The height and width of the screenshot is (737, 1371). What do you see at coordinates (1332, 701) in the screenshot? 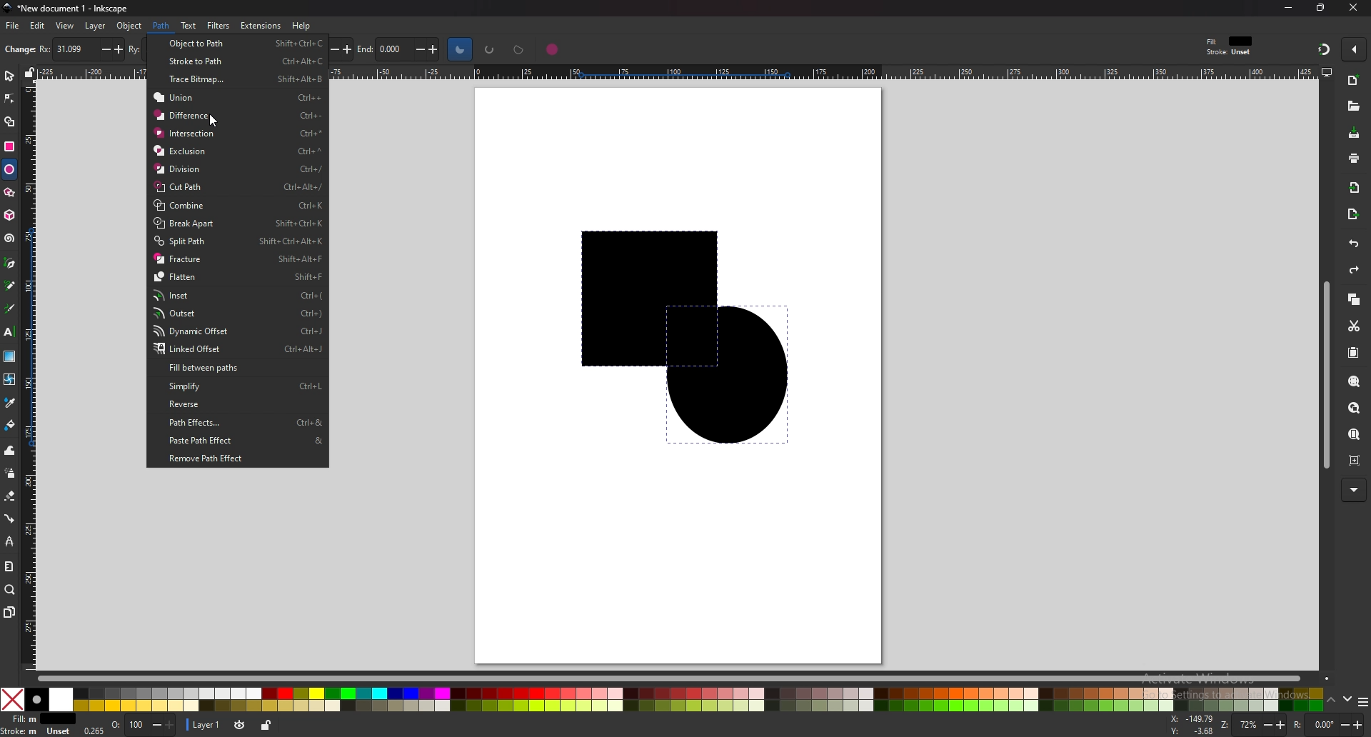
I see `up` at bounding box center [1332, 701].